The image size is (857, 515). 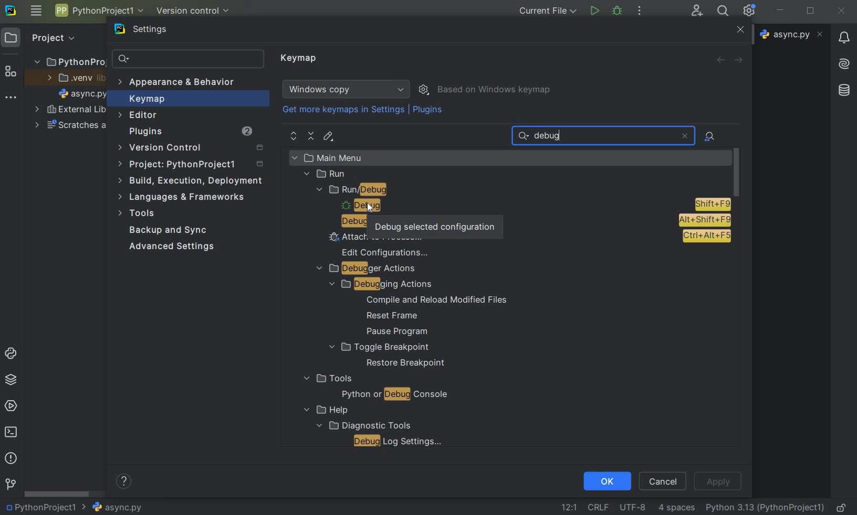 What do you see at coordinates (393, 332) in the screenshot?
I see `pause program` at bounding box center [393, 332].